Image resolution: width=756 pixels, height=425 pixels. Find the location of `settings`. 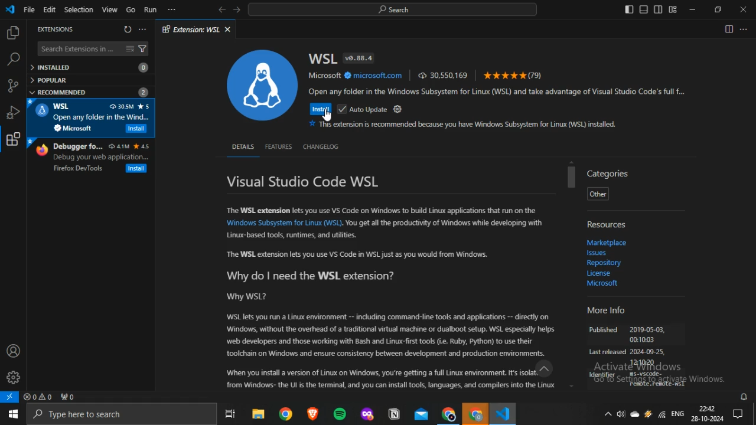

settings is located at coordinates (398, 109).